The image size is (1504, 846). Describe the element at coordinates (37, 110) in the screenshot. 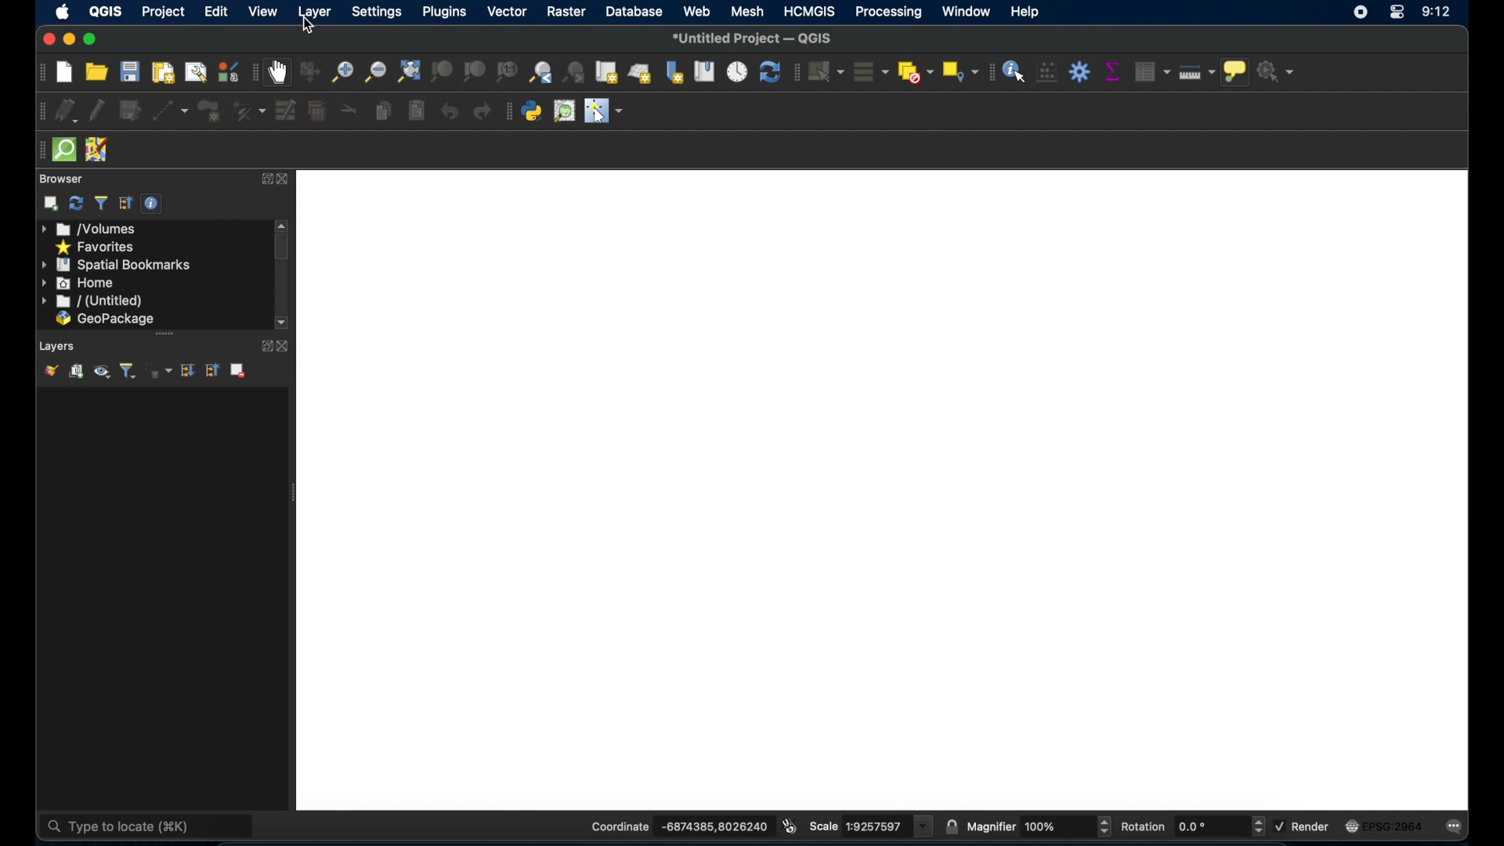

I see `digitizing toolbar` at that location.